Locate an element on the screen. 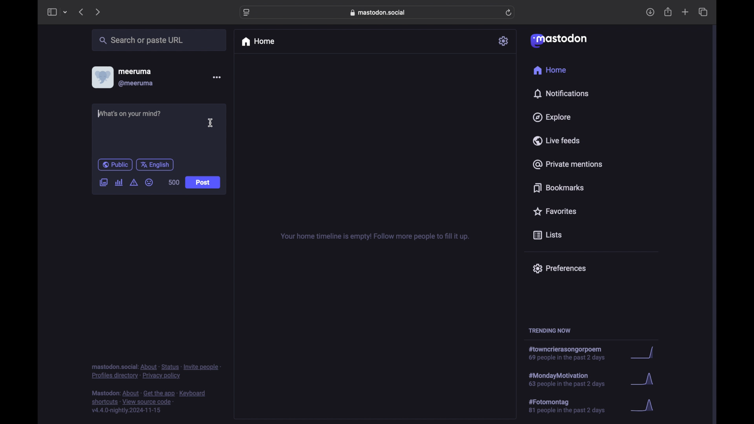 Image resolution: width=754 pixels, height=424 pixels. website settings is located at coordinates (247, 13).